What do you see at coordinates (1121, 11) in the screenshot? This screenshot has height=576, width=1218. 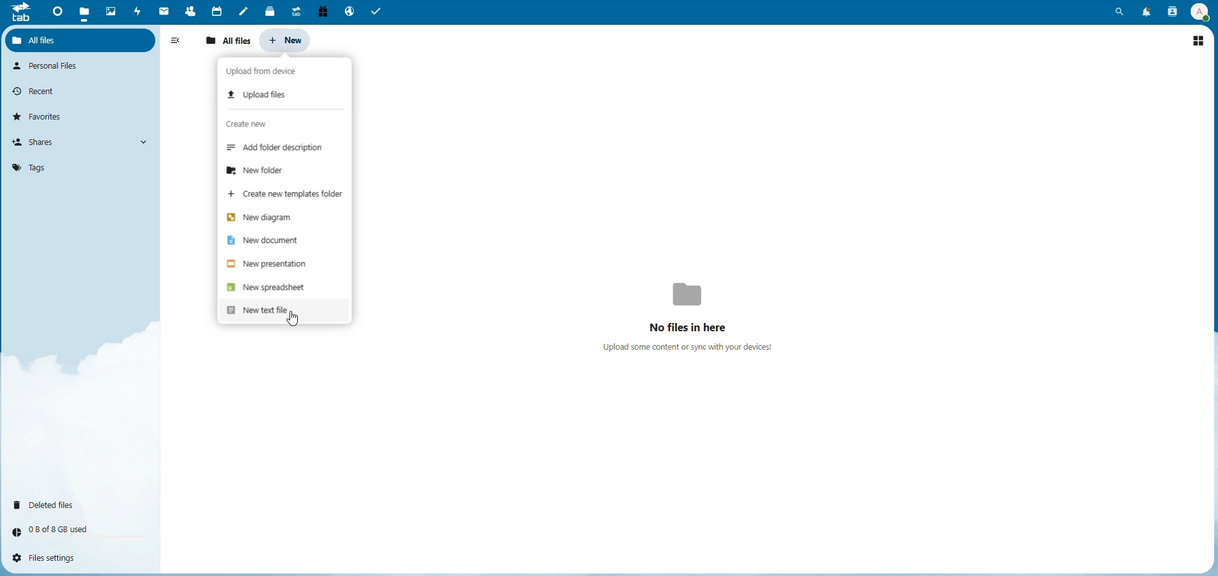 I see `Search` at bounding box center [1121, 11].